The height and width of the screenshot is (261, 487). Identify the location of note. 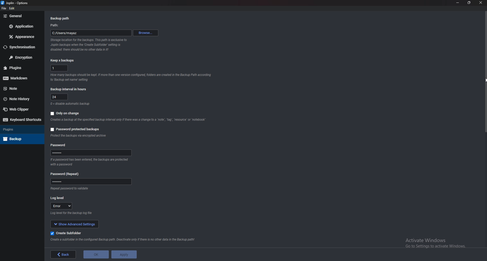
(20, 89).